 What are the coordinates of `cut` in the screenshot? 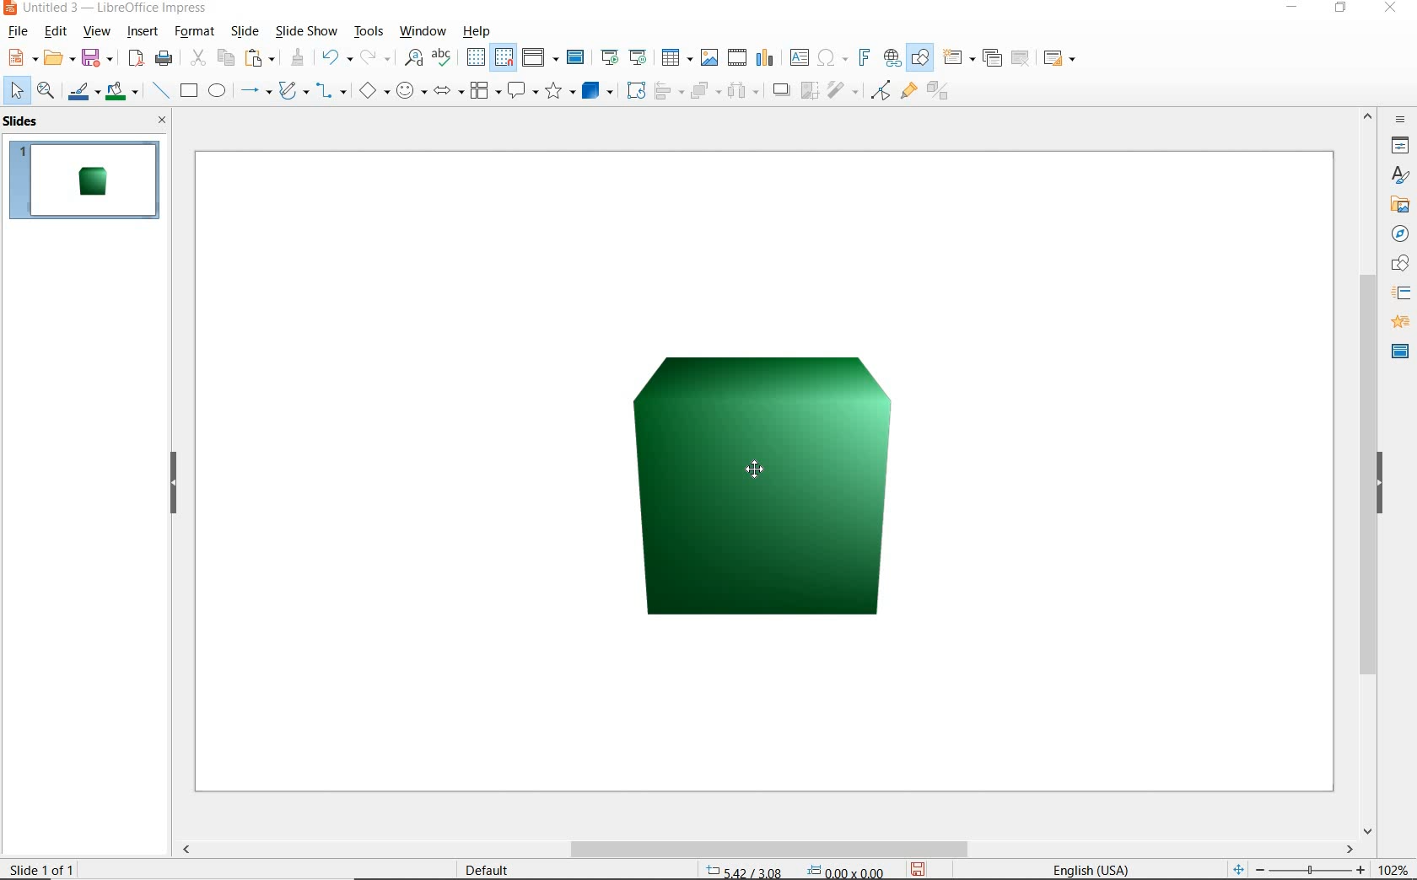 It's located at (199, 57).